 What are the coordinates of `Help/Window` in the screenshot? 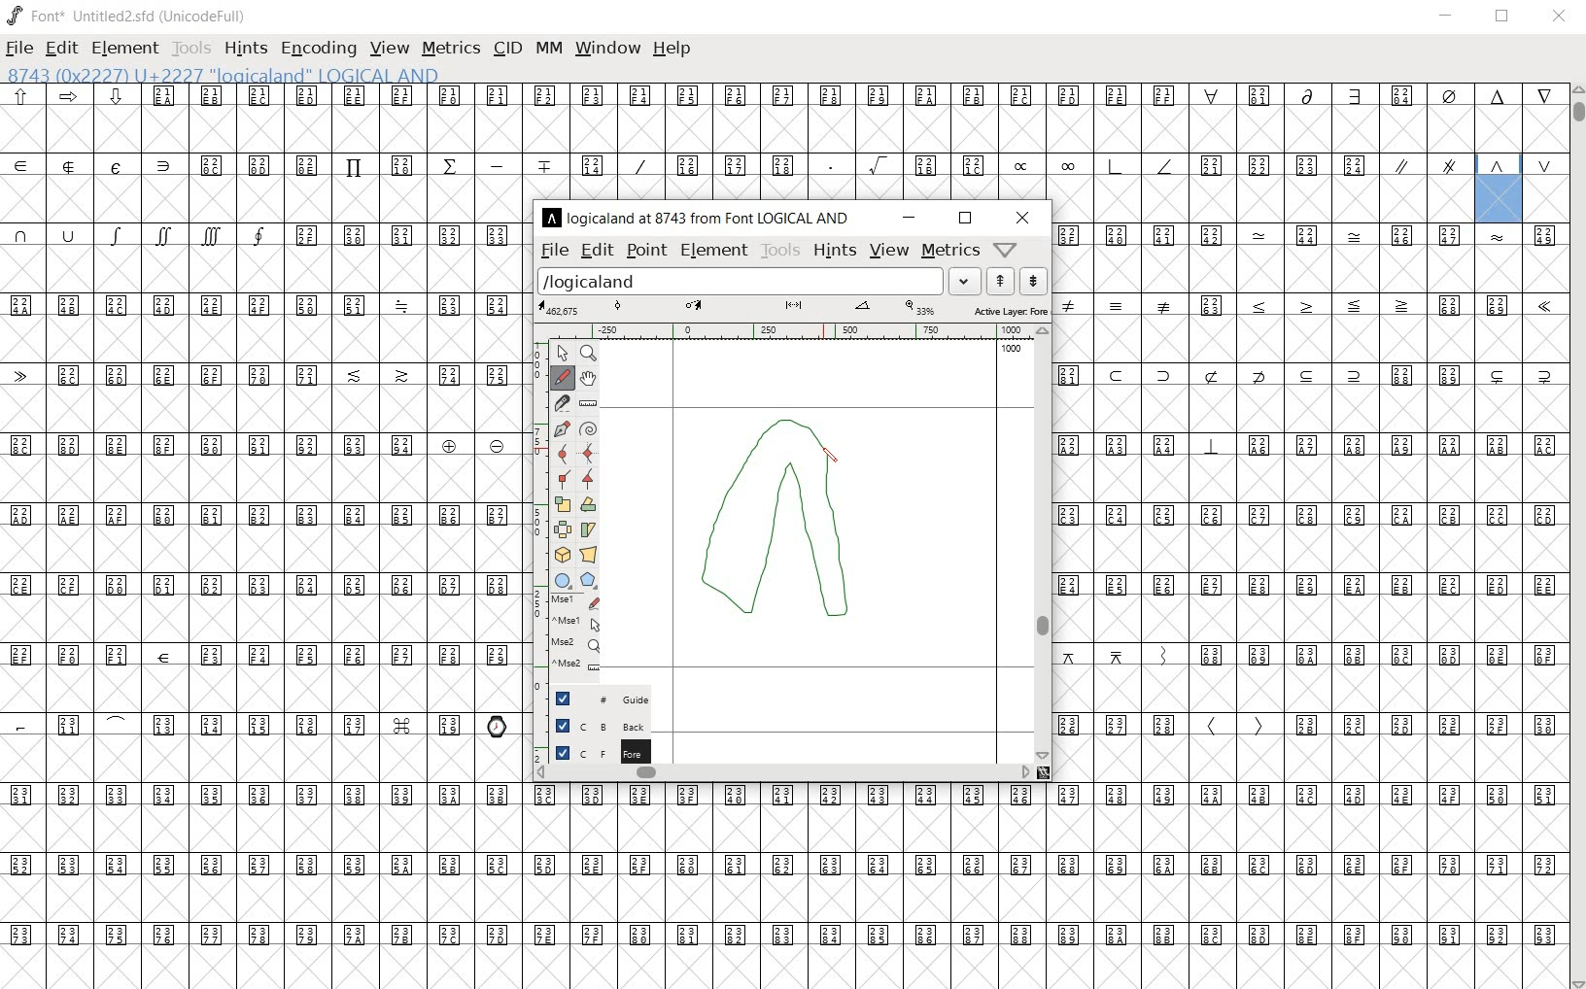 It's located at (1007, 249).